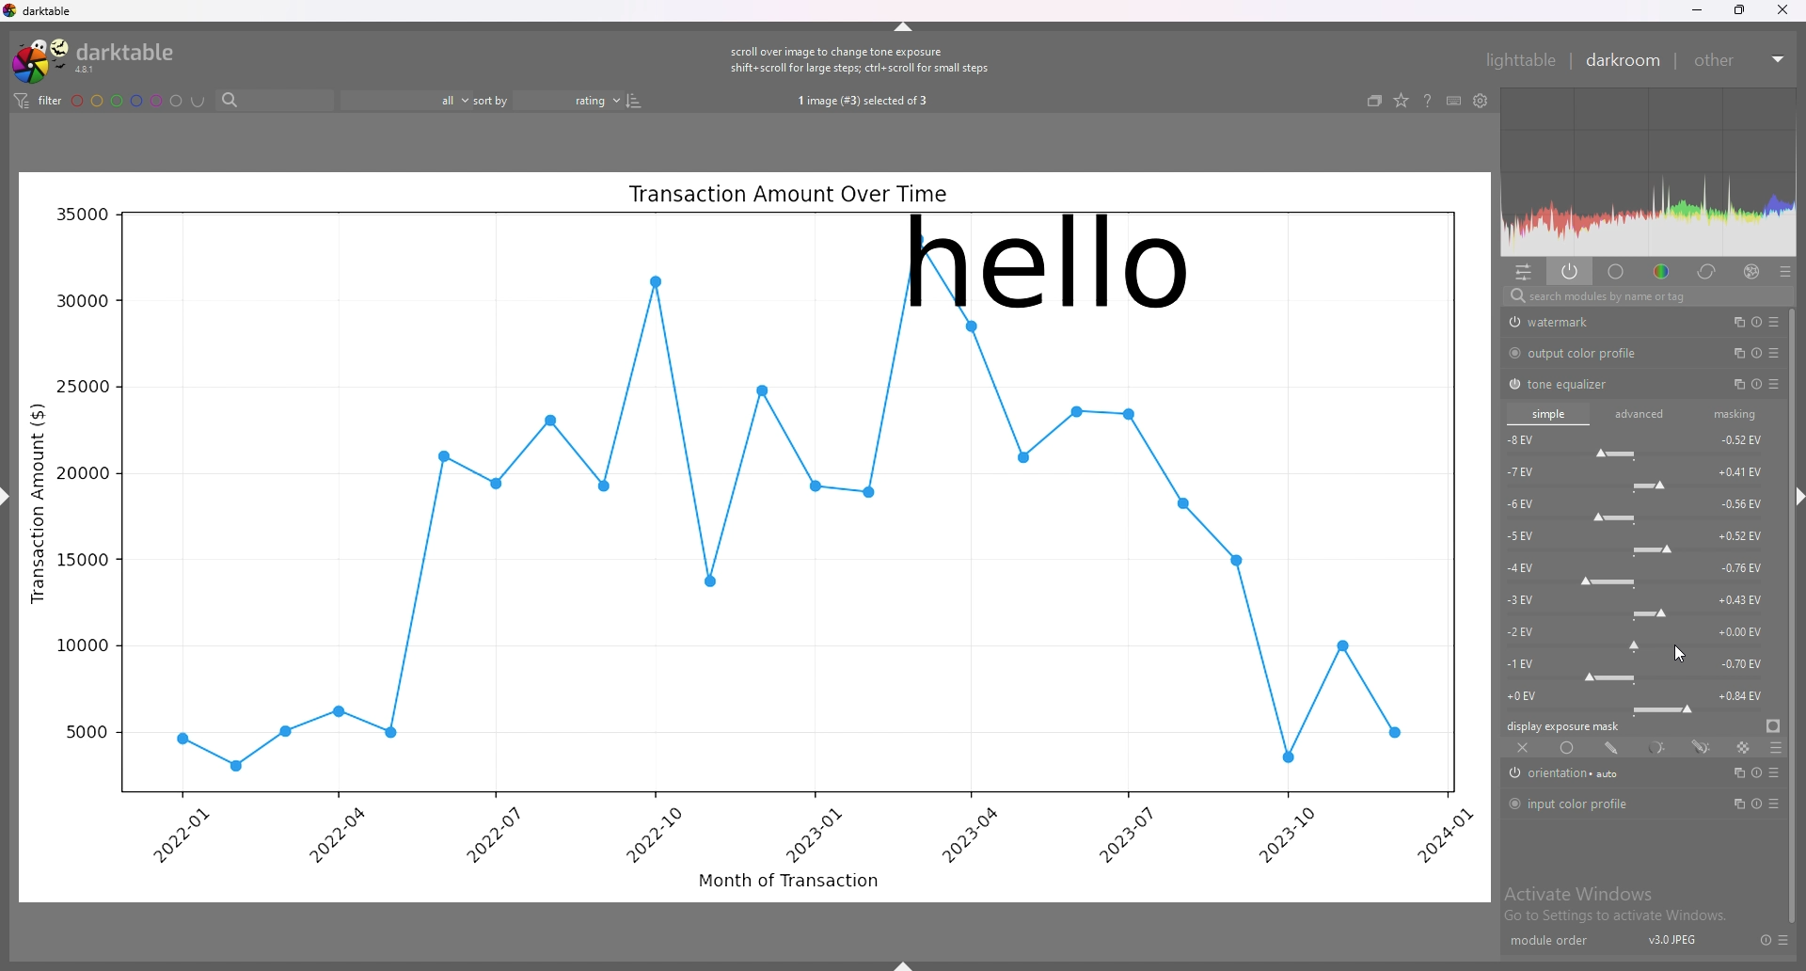 The height and width of the screenshot is (971, 1806). What do you see at coordinates (1655, 747) in the screenshot?
I see `parametric mask` at bounding box center [1655, 747].